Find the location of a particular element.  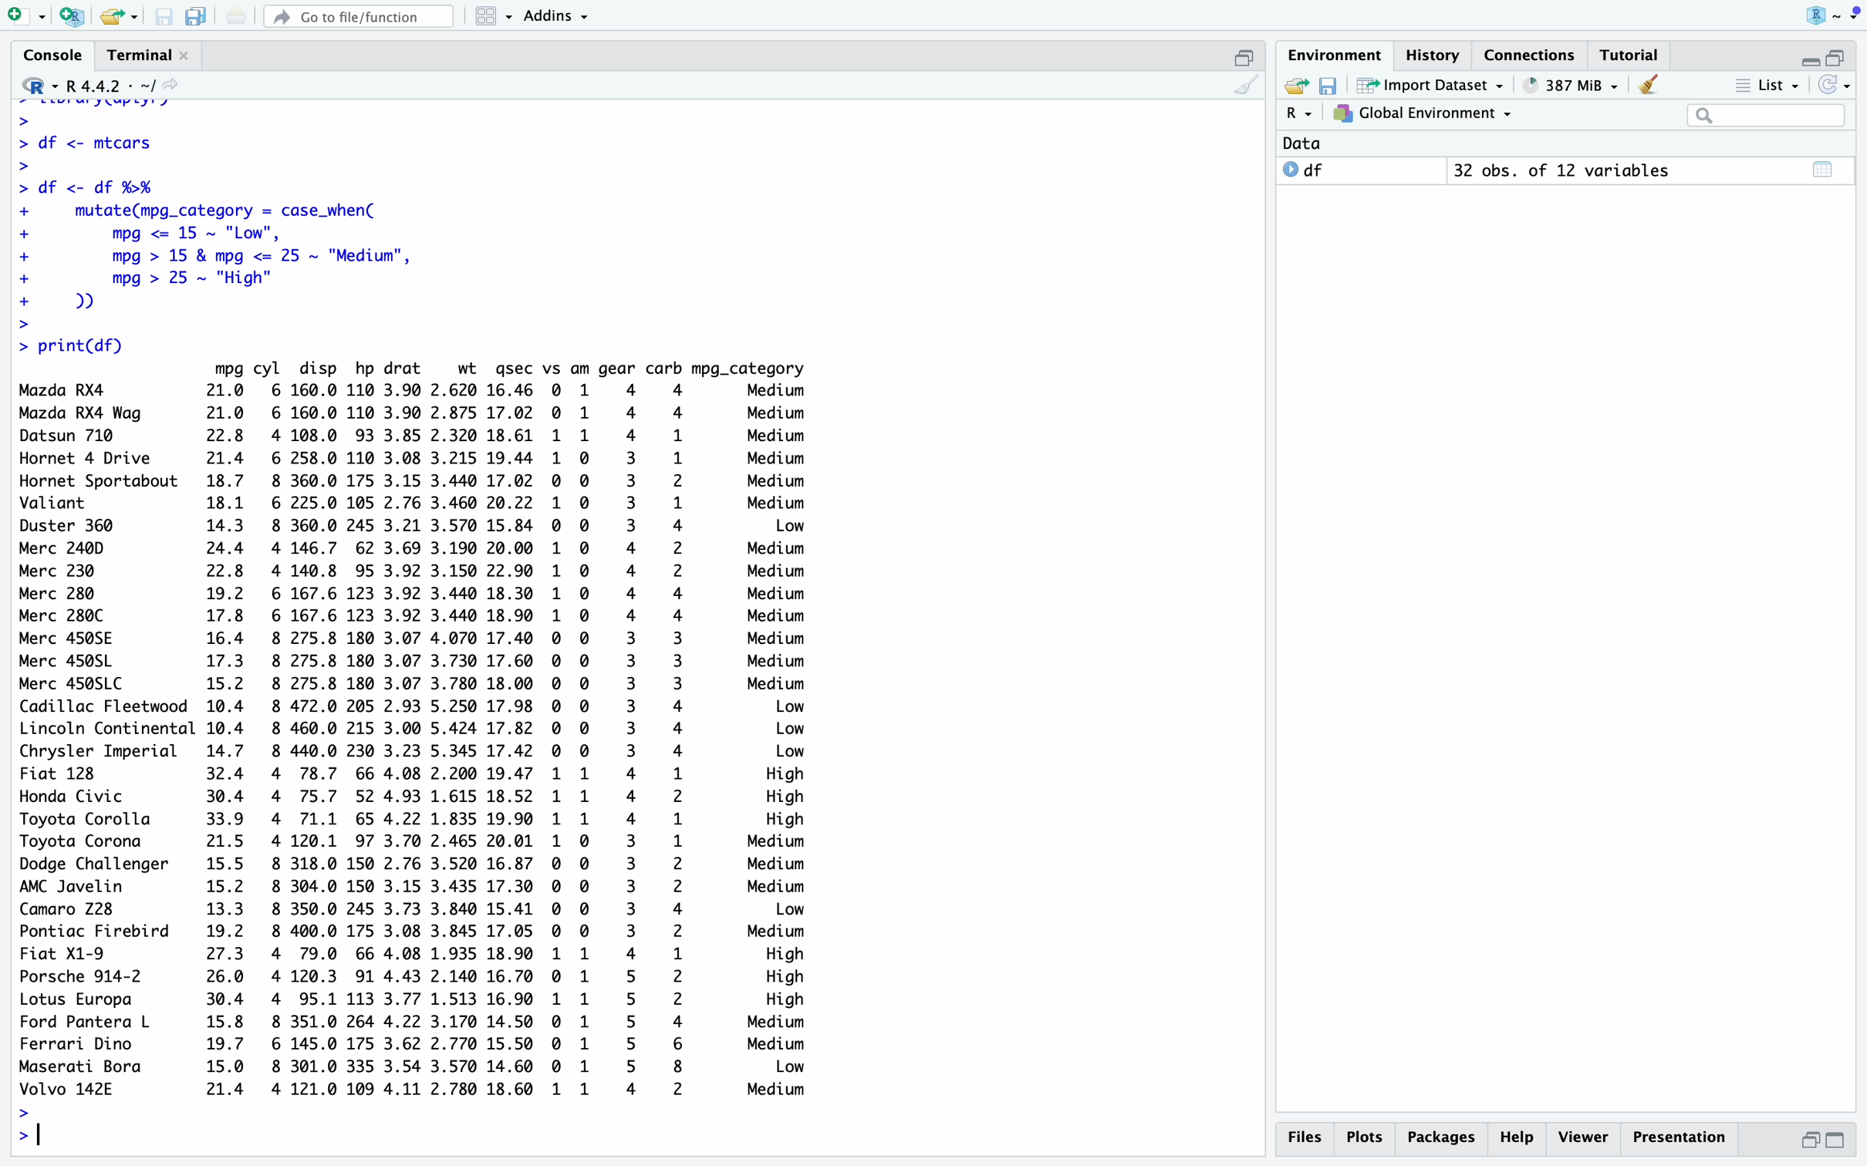

sync is located at coordinates (1836, 83).